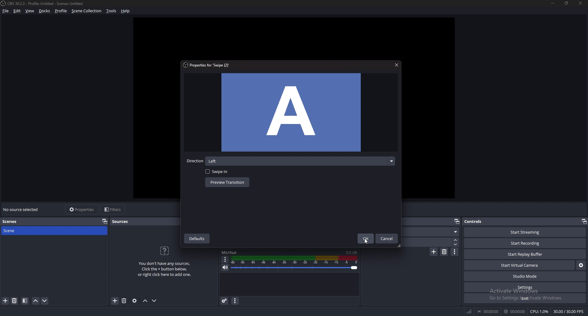 Image resolution: width=588 pixels, height=316 pixels. I want to click on ) OBS 30.2.3 - Profile: Untitled - Scenes: Untitled, so click(49, 4).